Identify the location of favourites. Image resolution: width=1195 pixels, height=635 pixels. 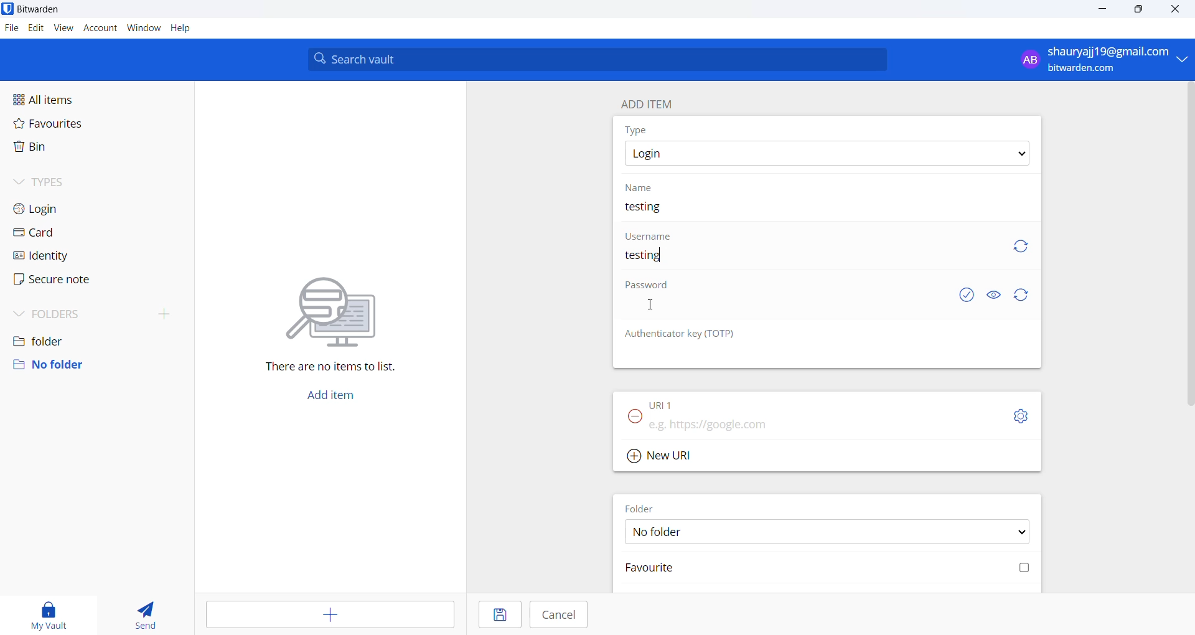
(70, 123).